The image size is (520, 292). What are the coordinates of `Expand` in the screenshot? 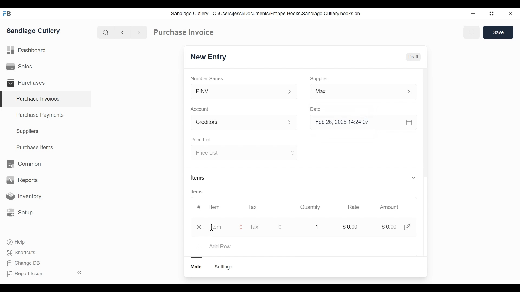 It's located at (413, 177).